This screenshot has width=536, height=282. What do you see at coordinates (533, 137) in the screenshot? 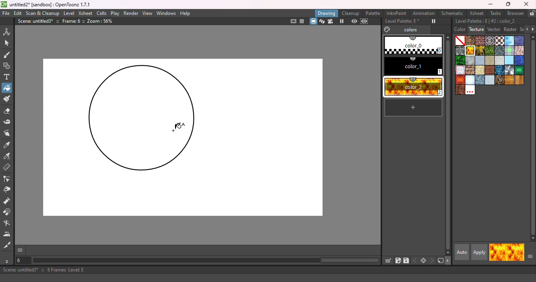
I see `vertical scroll bar` at bounding box center [533, 137].